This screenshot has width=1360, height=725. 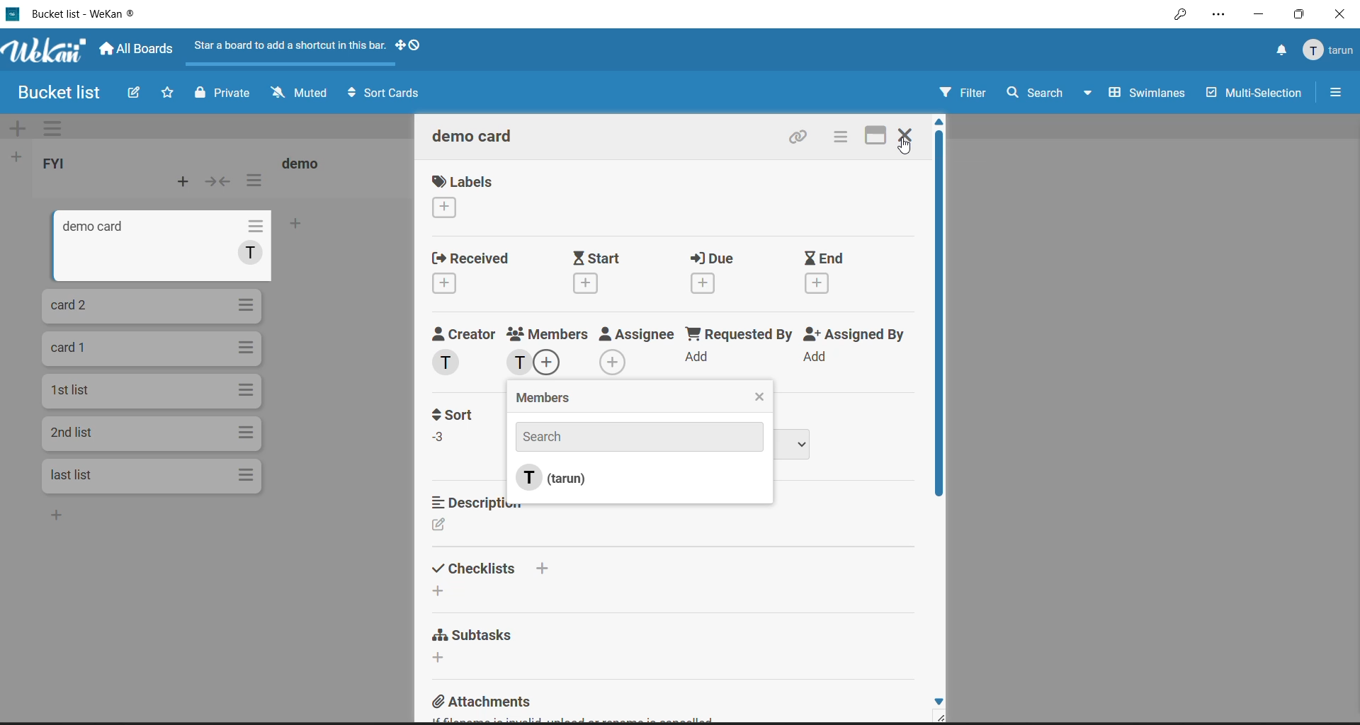 What do you see at coordinates (441, 527) in the screenshot?
I see `edit` at bounding box center [441, 527].